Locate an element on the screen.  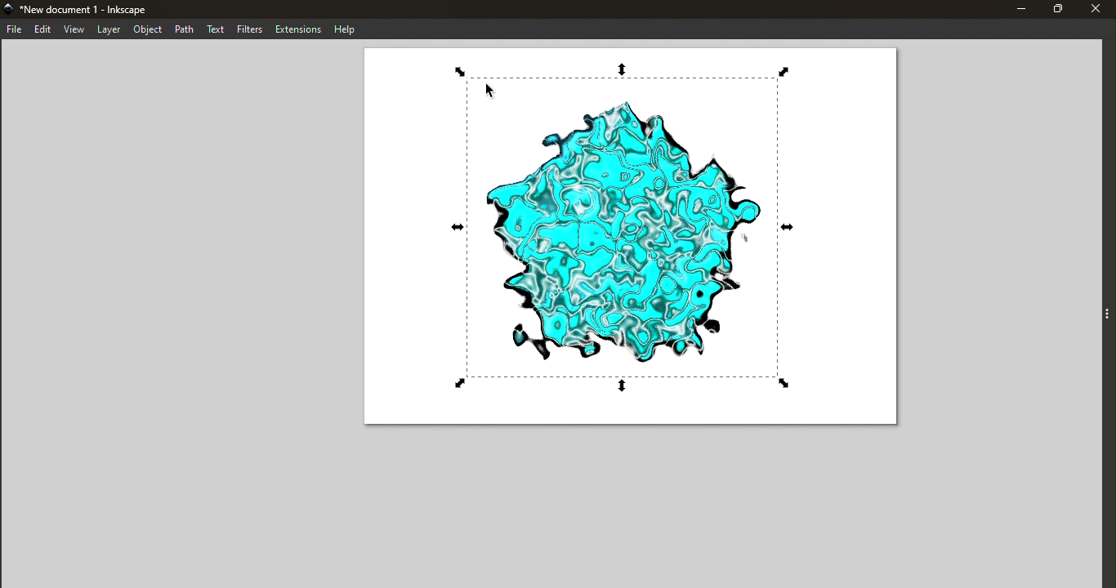
Filters is located at coordinates (252, 29).